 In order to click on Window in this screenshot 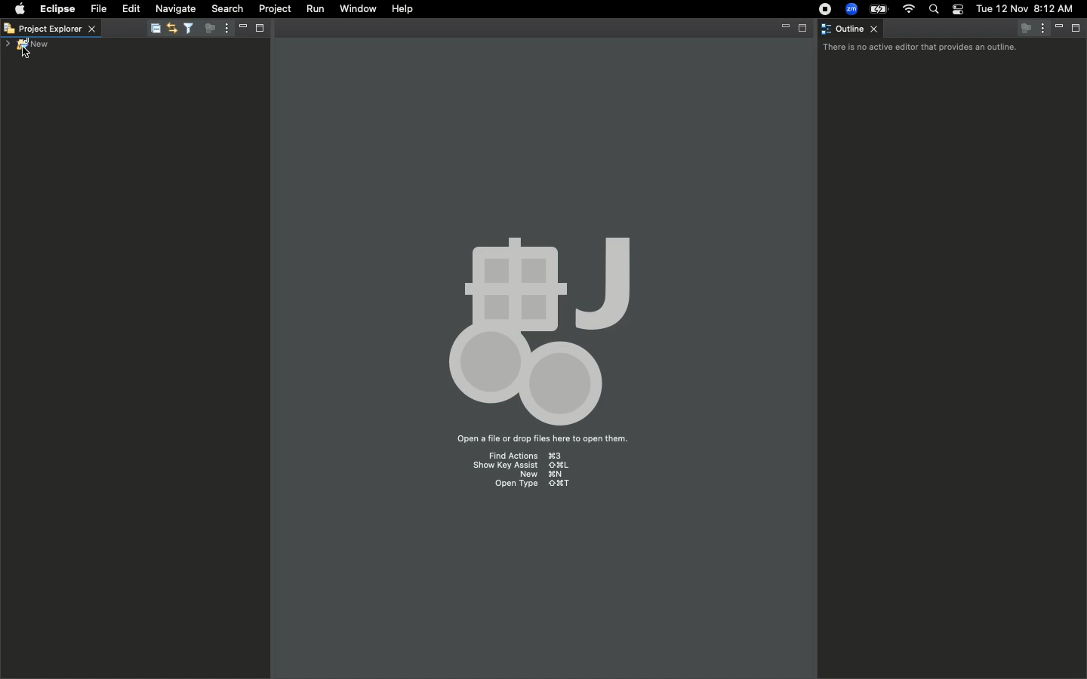, I will do `click(356, 9)`.